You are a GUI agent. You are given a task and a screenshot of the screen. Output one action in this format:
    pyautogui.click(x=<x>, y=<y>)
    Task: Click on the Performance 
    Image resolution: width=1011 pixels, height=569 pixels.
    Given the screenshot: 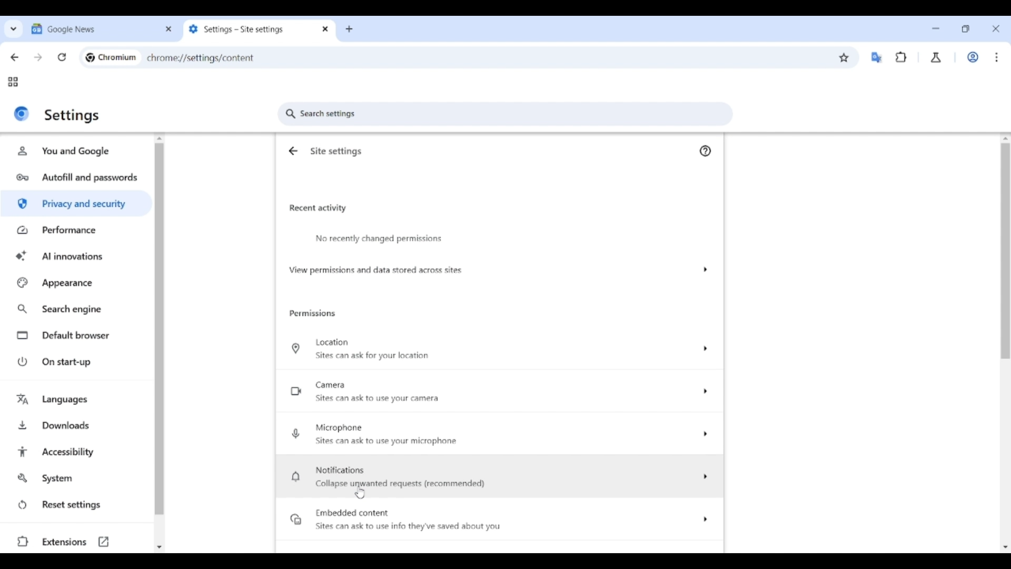 What is the action you would take?
    pyautogui.click(x=76, y=230)
    